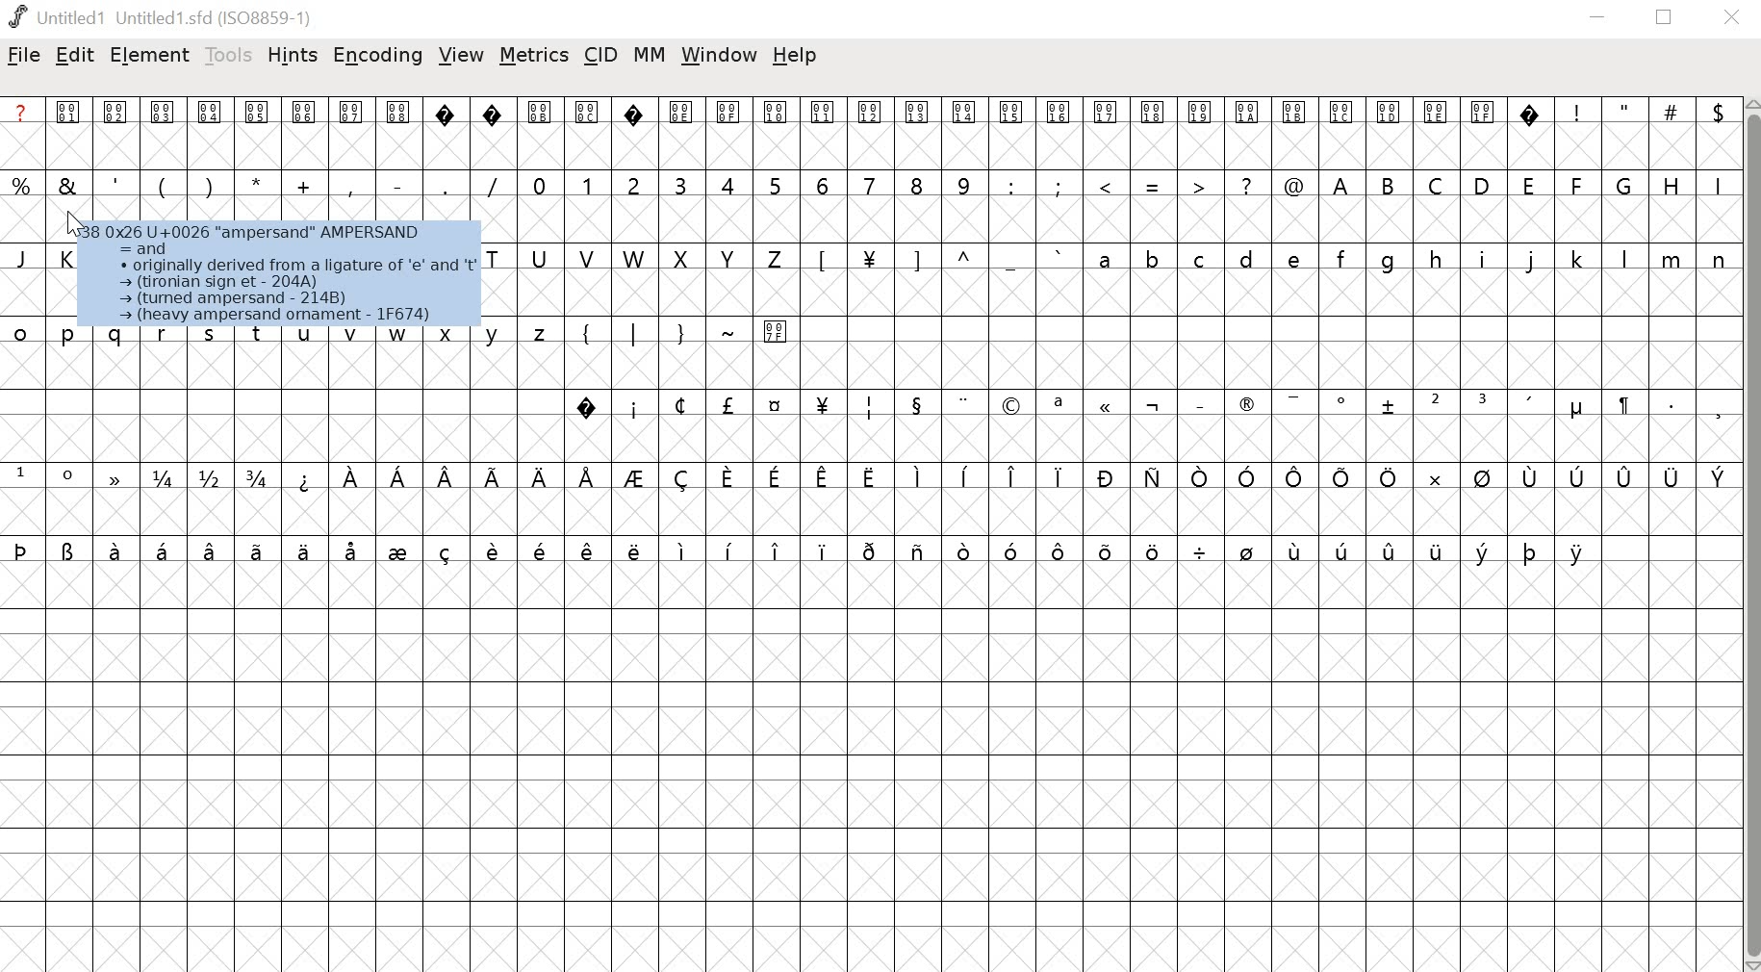 The image size is (1761, 972). I want to click on symbol, so click(729, 548).